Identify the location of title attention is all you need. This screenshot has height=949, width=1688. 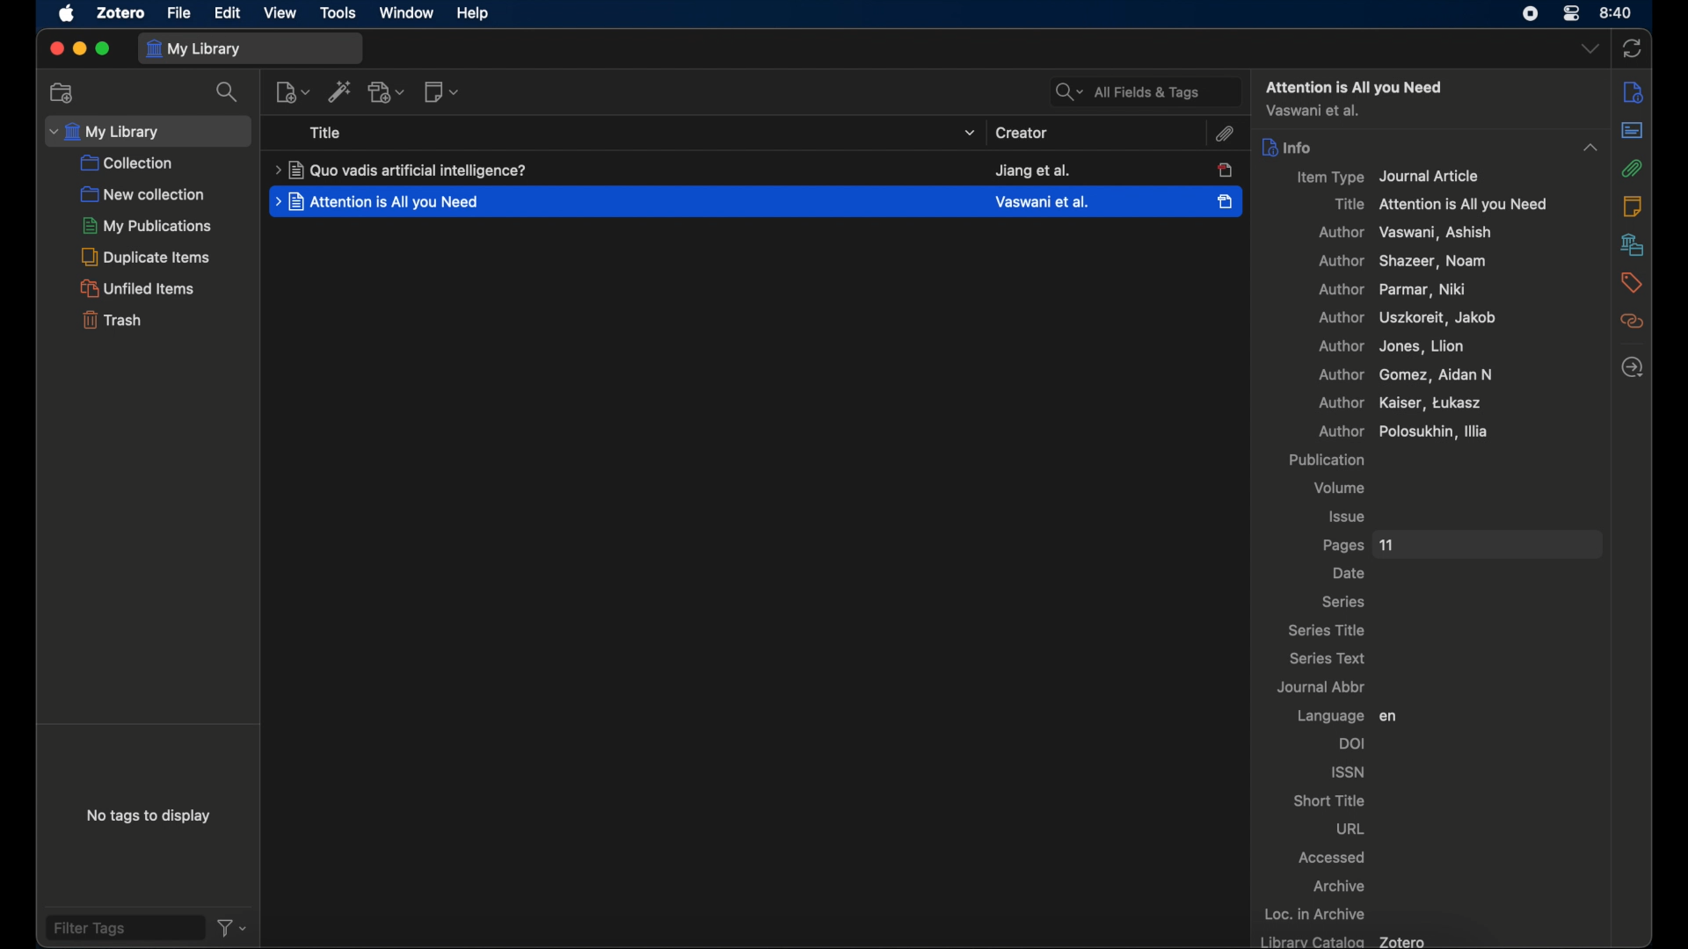
(1442, 205).